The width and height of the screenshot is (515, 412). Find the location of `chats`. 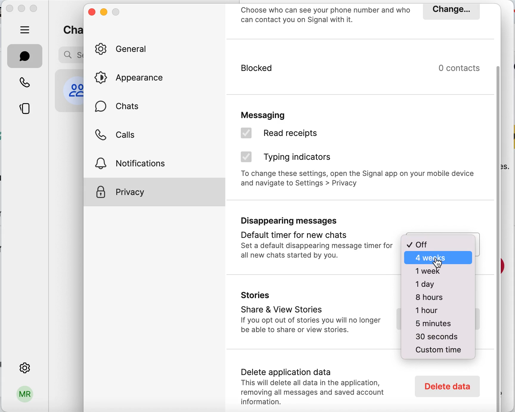

chats is located at coordinates (120, 109).